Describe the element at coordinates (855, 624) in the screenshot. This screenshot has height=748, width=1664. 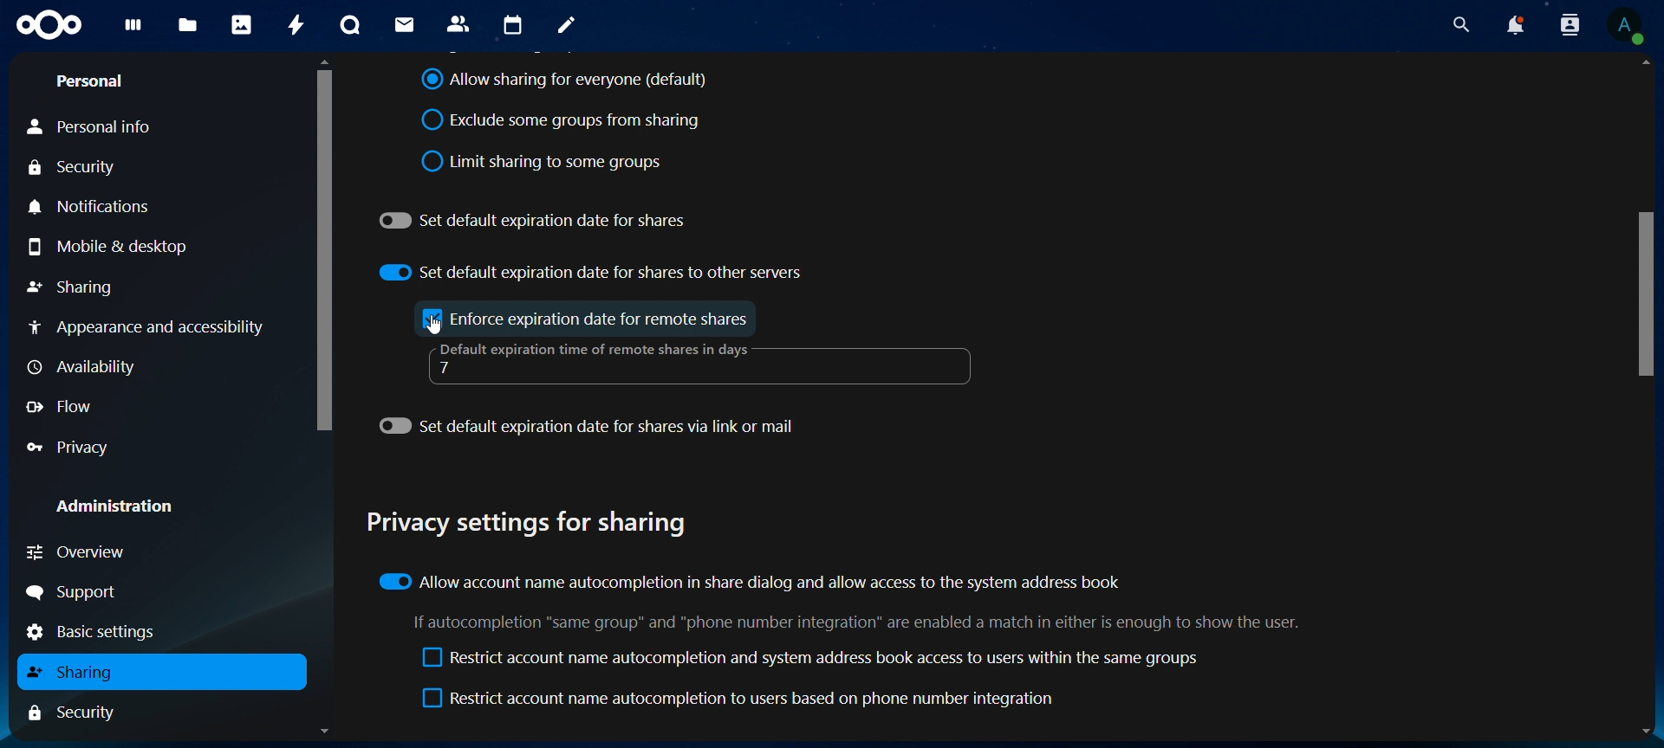
I see `text` at that location.